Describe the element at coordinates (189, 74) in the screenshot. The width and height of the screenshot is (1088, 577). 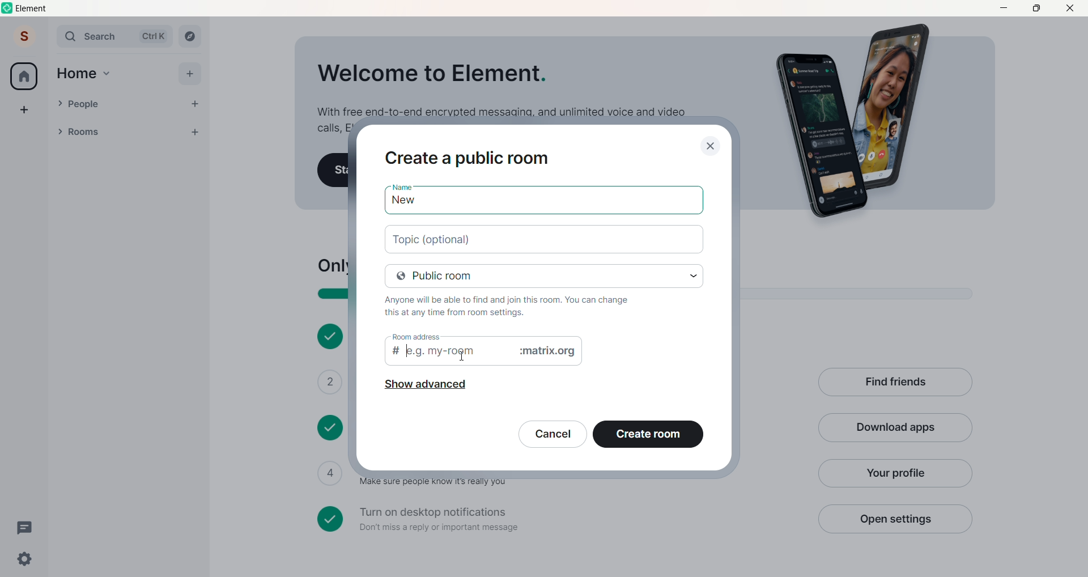
I see `Add` at that location.